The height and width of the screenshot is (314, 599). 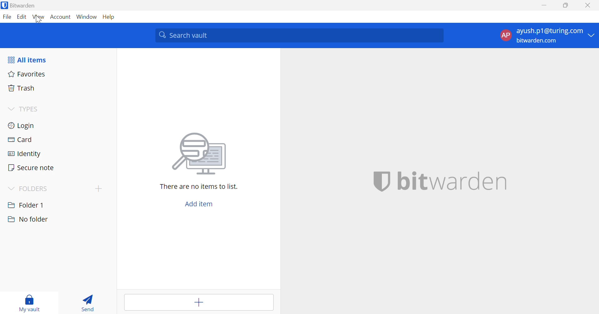 What do you see at coordinates (100, 188) in the screenshot?
I see `Add folder` at bounding box center [100, 188].